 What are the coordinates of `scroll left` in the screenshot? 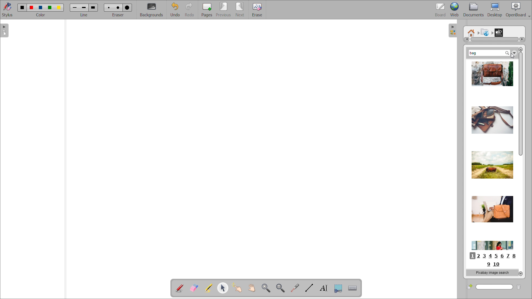 It's located at (466, 39).